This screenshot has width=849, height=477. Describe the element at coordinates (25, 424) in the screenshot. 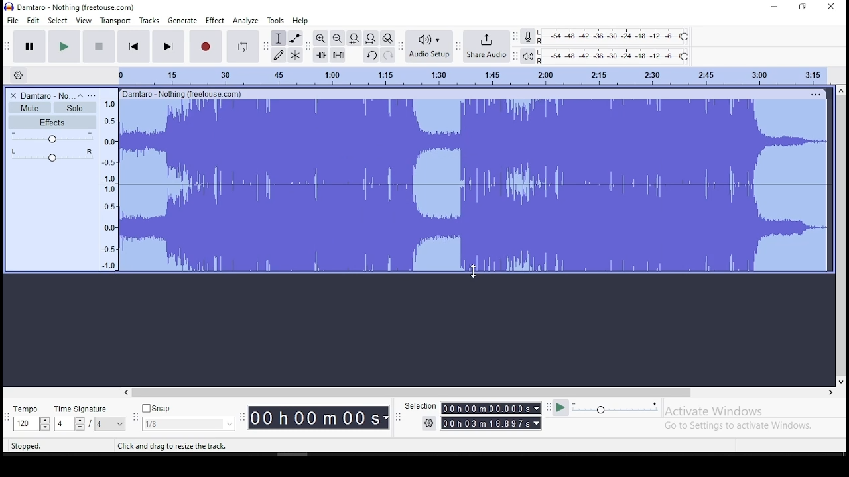

I see `120` at that location.